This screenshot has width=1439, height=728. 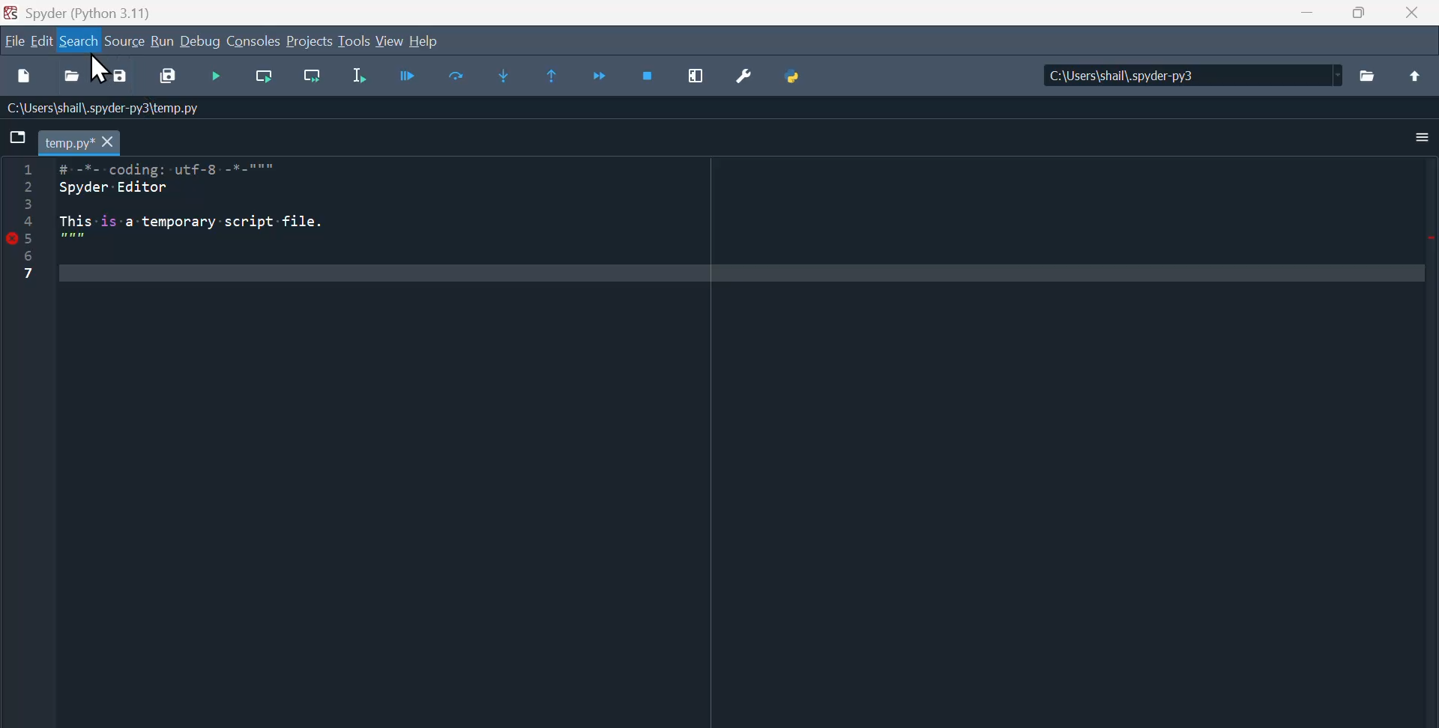 What do you see at coordinates (139, 13) in the screenshot?
I see `Spyder (Python 3.11)` at bounding box center [139, 13].